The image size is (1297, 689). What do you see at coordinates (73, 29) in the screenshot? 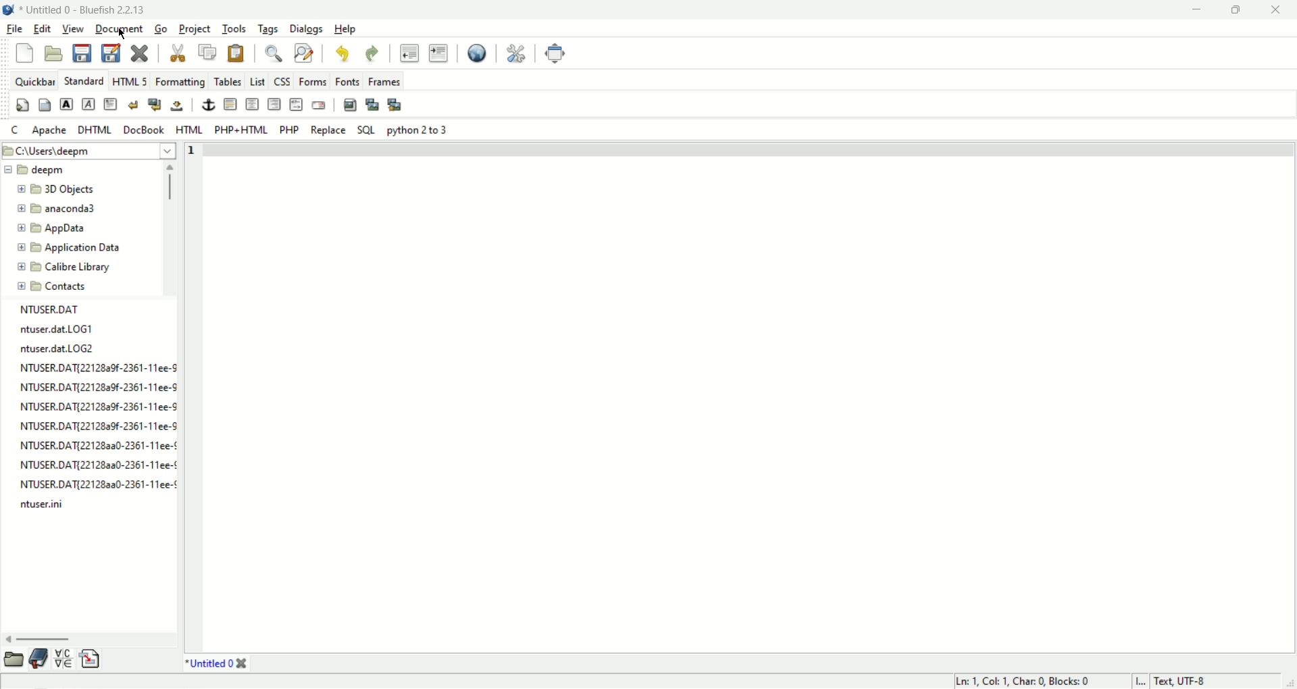
I see `view` at bounding box center [73, 29].